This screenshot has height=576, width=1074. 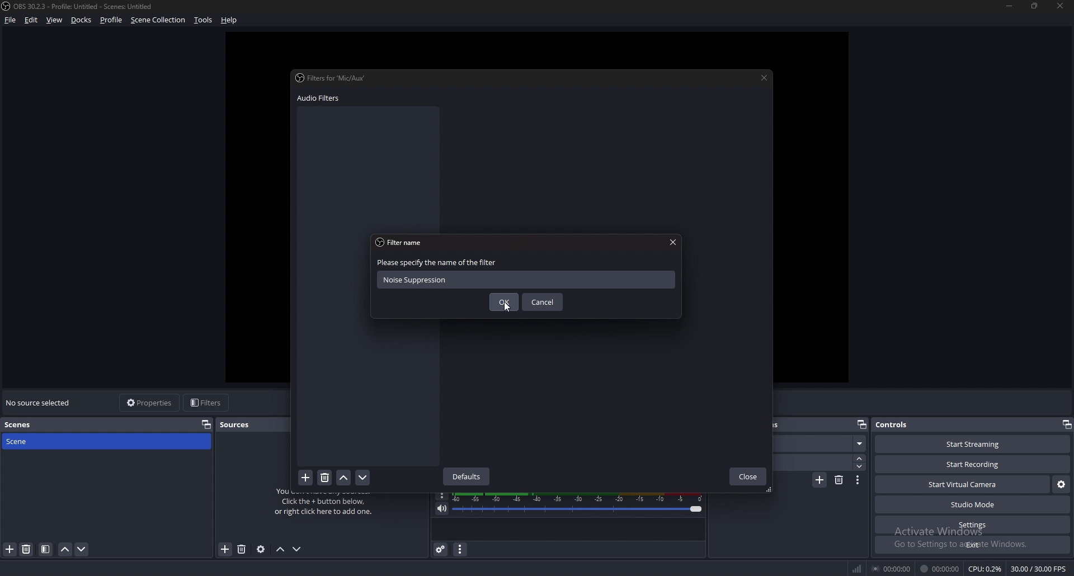 What do you see at coordinates (896, 425) in the screenshot?
I see `controls` at bounding box center [896, 425].